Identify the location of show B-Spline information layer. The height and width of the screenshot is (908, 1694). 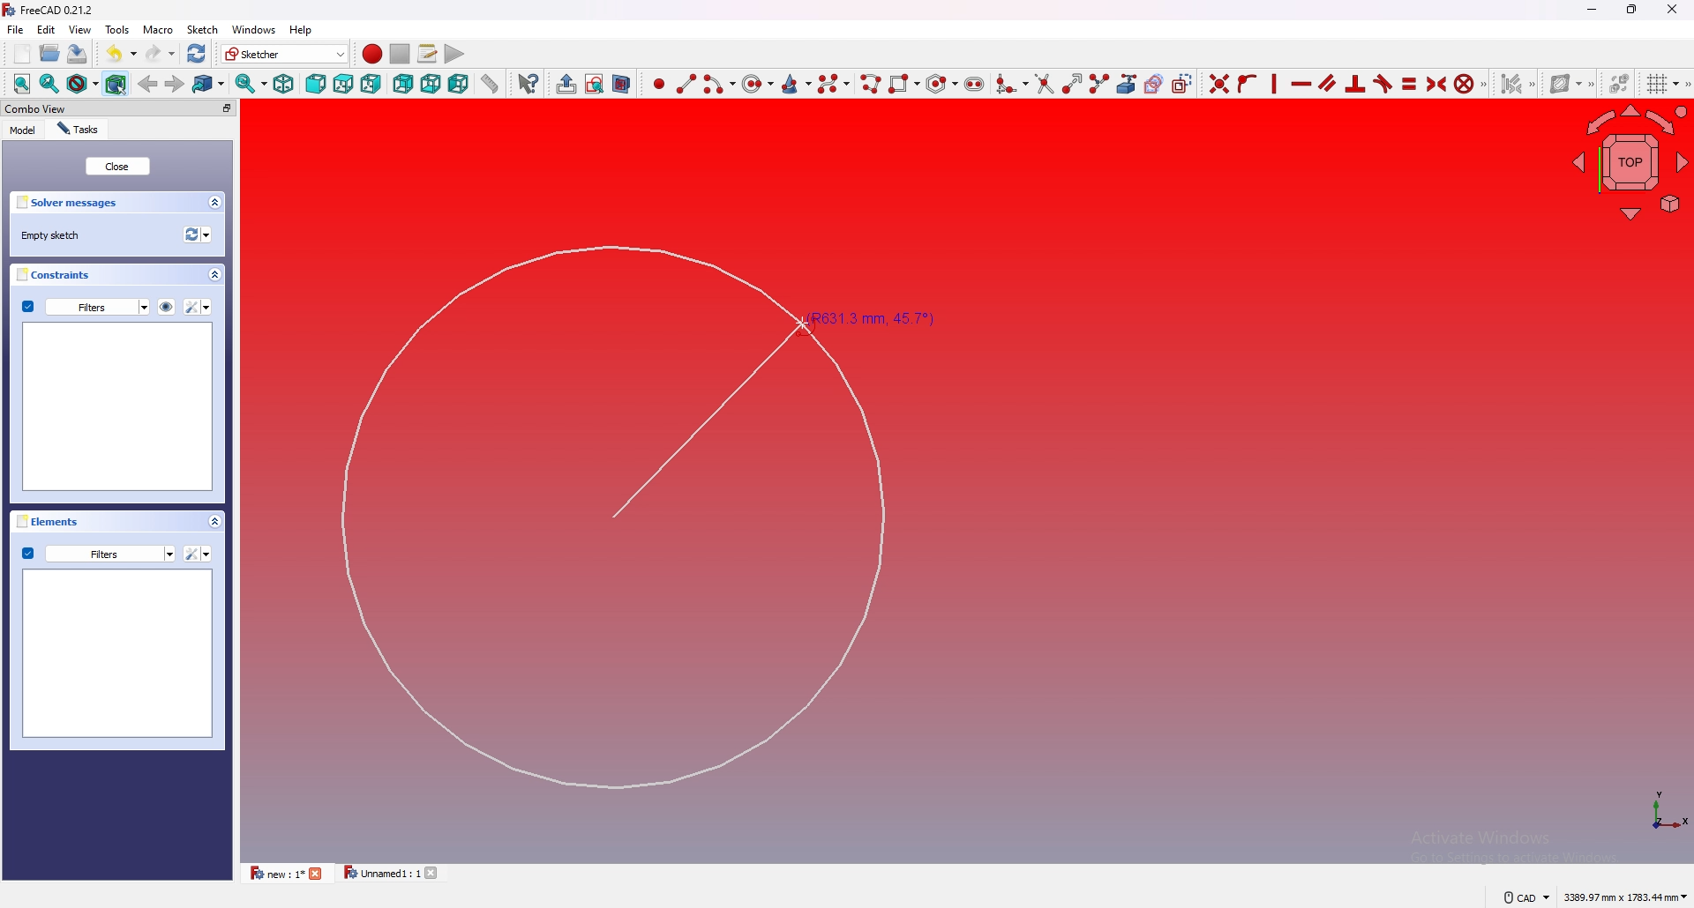
(1570, 83).